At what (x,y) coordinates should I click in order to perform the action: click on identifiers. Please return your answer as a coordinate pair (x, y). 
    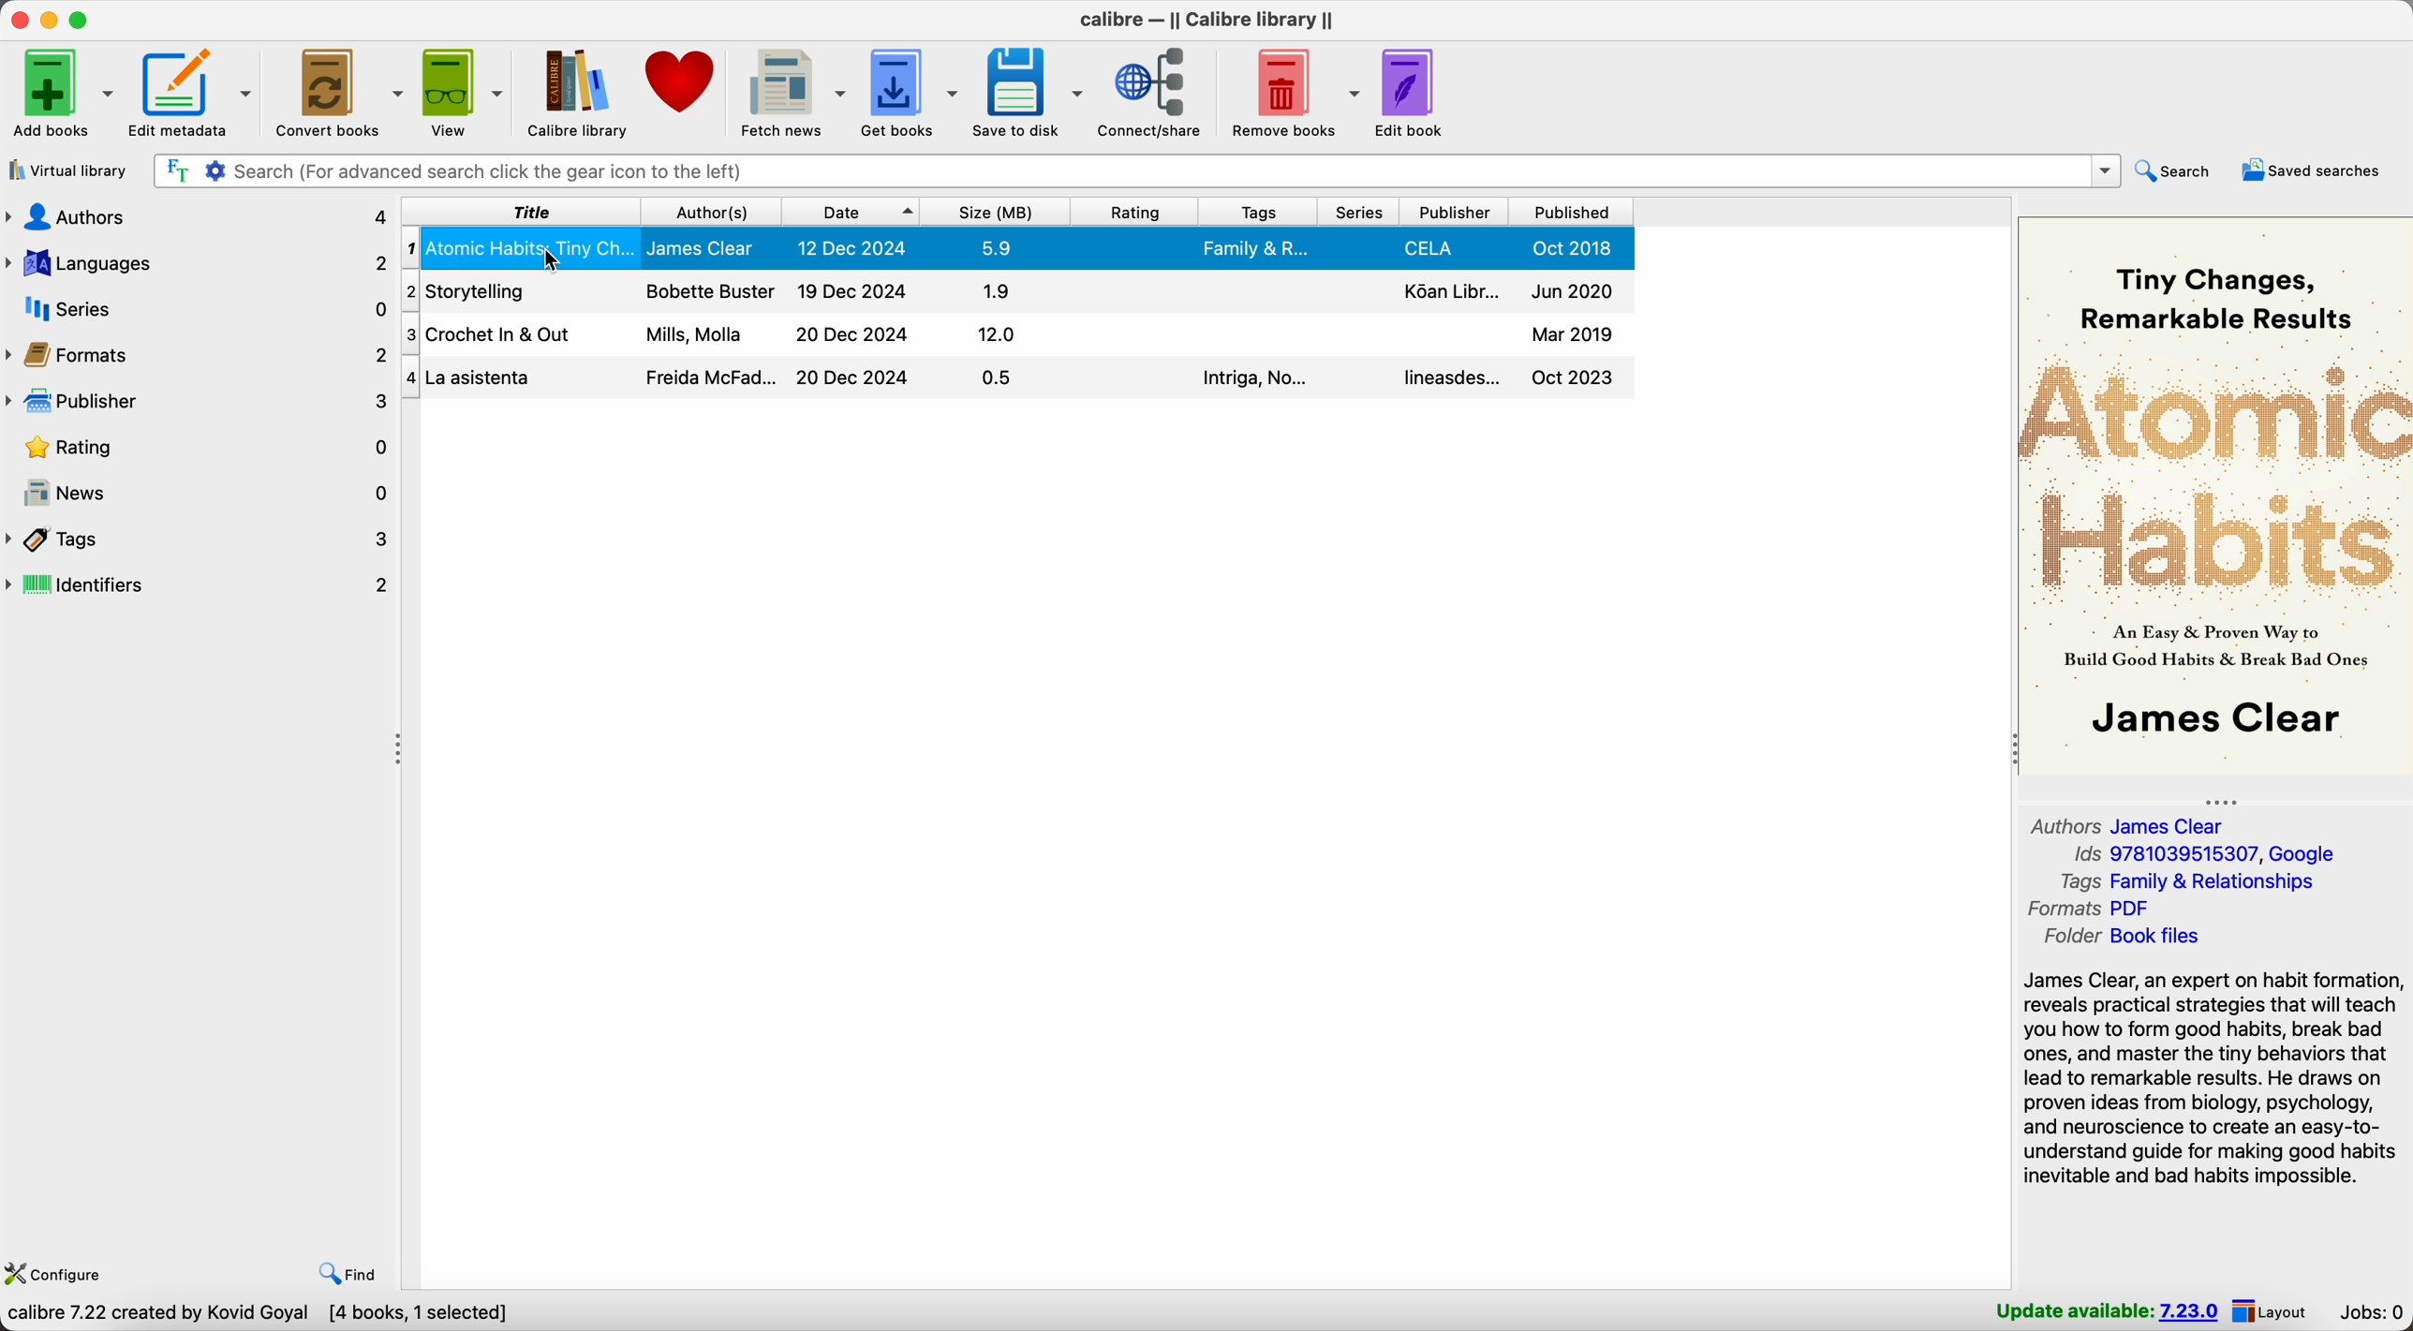
    Looking at the image, I should click on (200, 586).